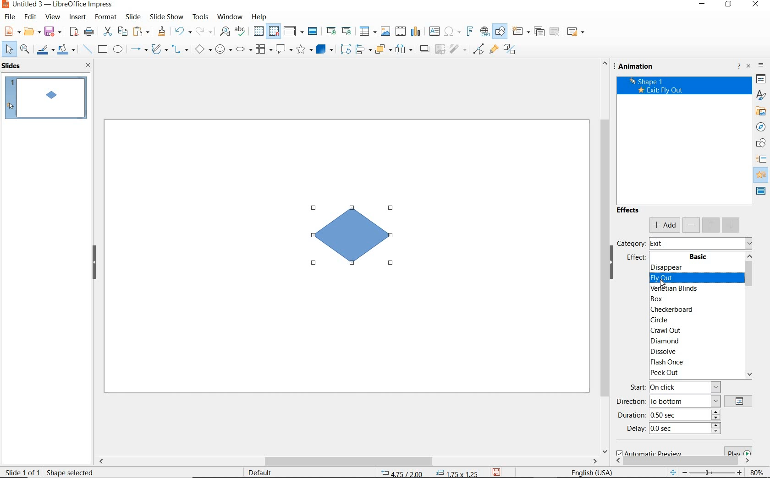  What do you see at coordinates (203, 49) in the screenshot?
I see `basic shapes` at bounding box center [203, 49].